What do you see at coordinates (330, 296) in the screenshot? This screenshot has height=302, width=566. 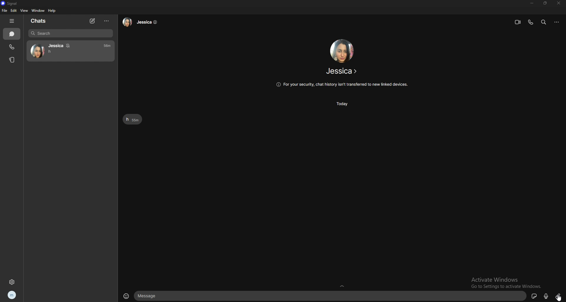 I see `text input box` at bounding box center [330, 296].